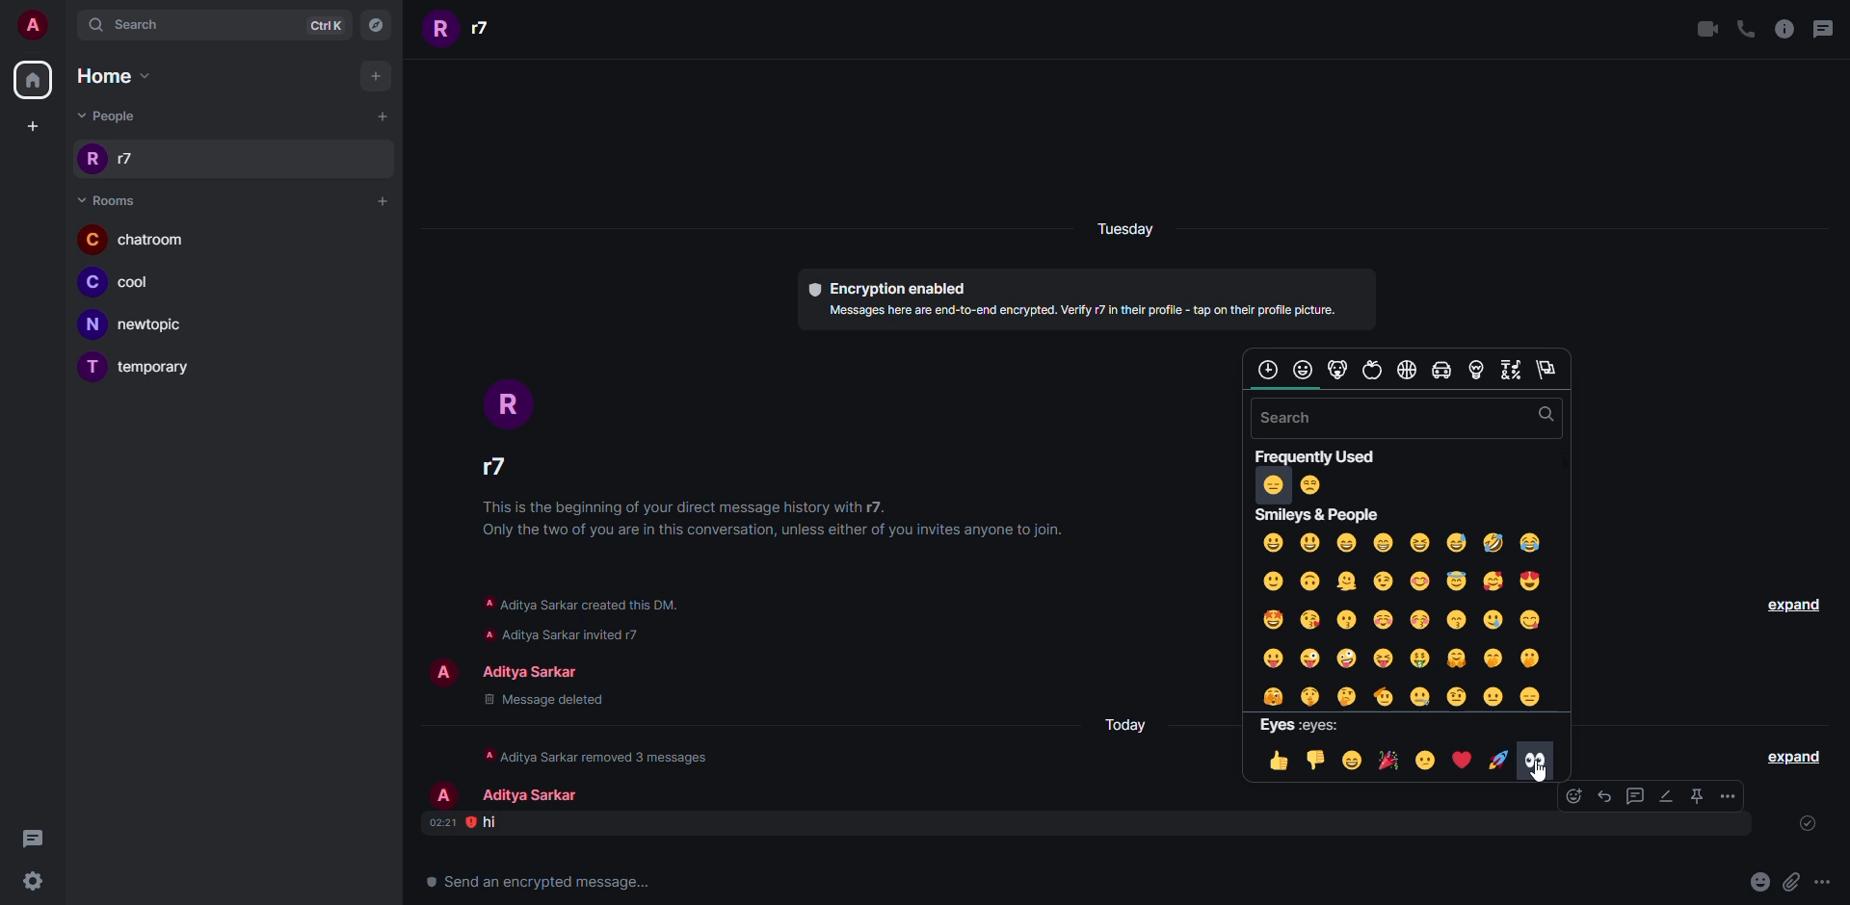 The width and height of the screenshot is (1850, 905). Describe the element at coordinates (1464, 760) in the screenshot. I see `love` at that location.